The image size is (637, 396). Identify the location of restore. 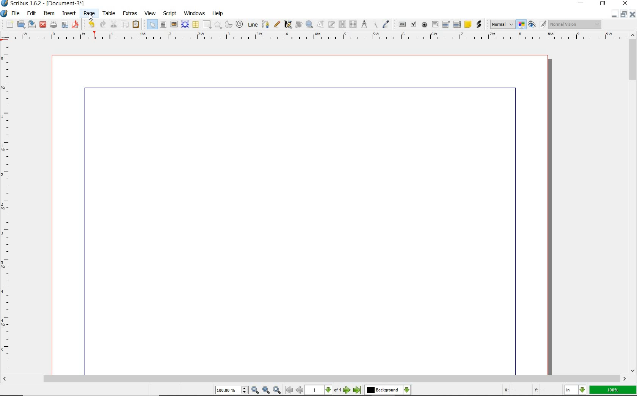
(602, 5).